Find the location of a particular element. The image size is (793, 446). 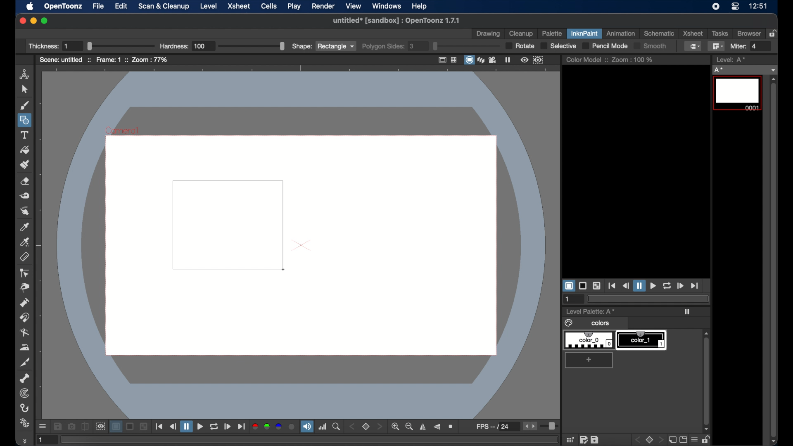

green channel is located at coordinates (268, 427).